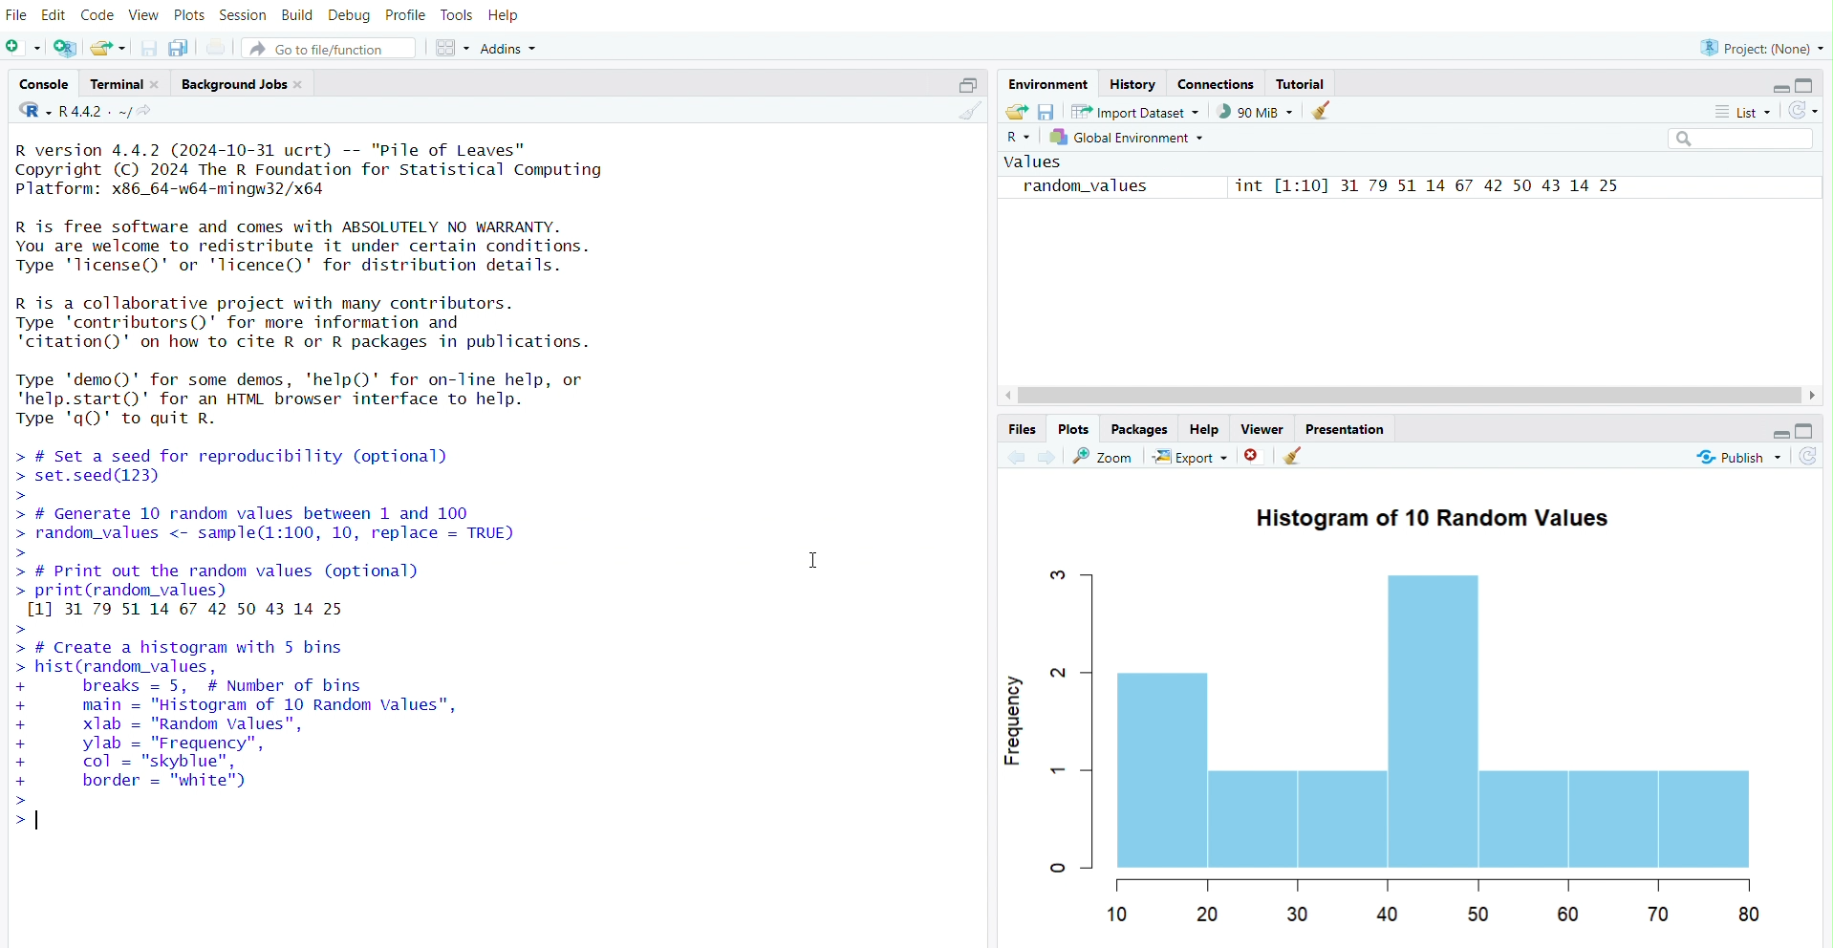 The image size is (1833, 948). What do you see at coordinates (1440, 518) in the screenshot?
I see `Histogram of 10 random values` at bounding box center [1440, 518].